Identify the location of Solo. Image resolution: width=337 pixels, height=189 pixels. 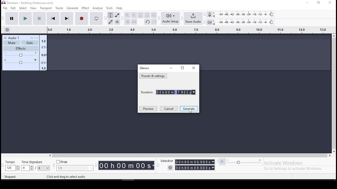
(31, 43).